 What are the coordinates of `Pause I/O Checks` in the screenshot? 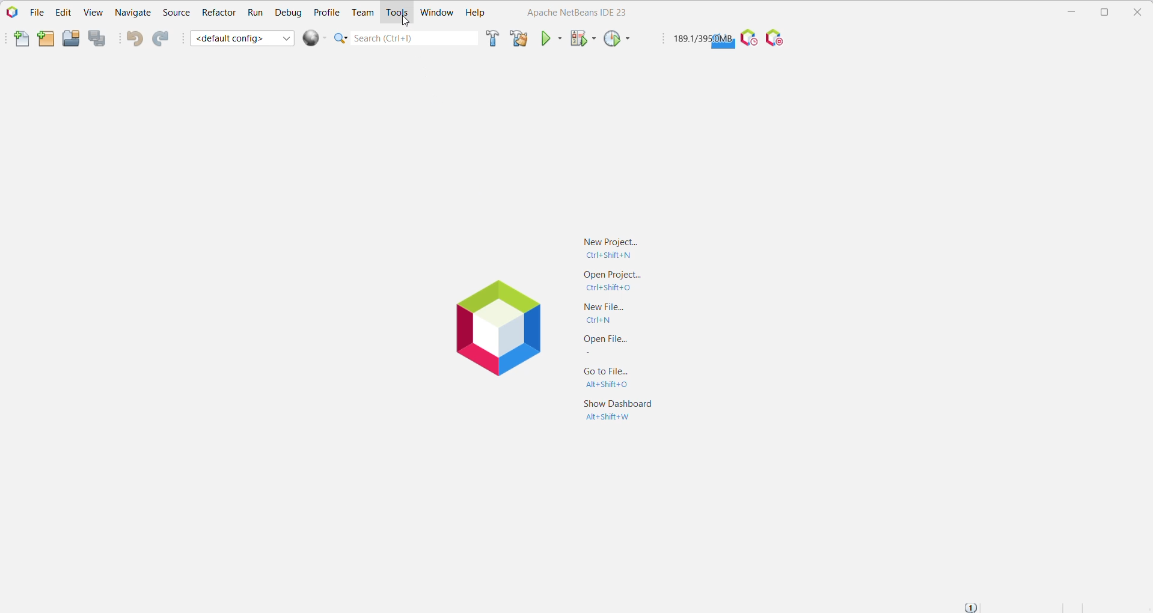 It's located at (777, 38).